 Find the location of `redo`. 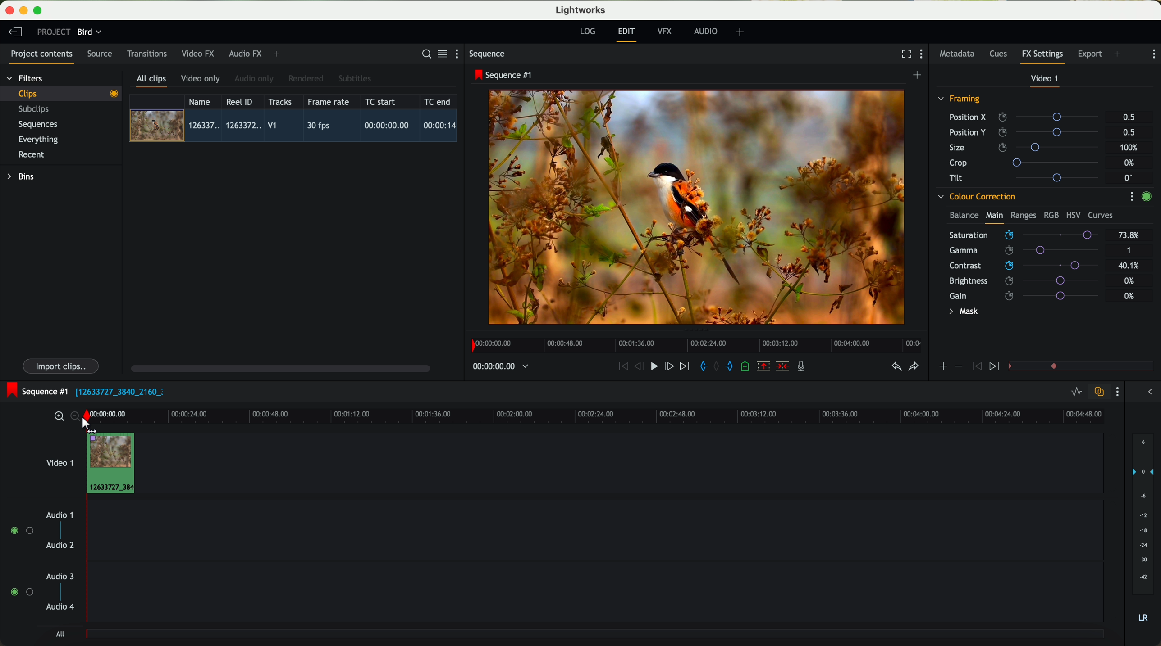

redo is located at coordinates (914, 367).